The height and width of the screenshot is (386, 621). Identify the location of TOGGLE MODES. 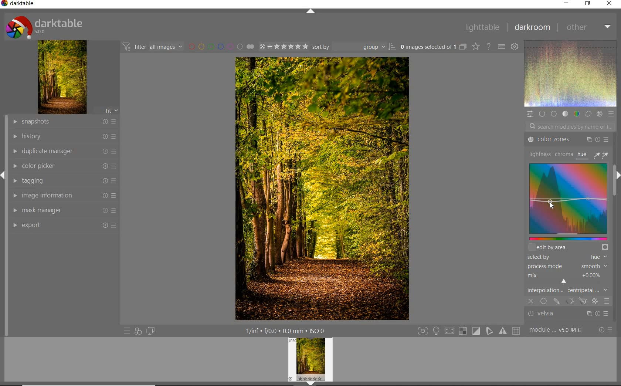
(468, 331).